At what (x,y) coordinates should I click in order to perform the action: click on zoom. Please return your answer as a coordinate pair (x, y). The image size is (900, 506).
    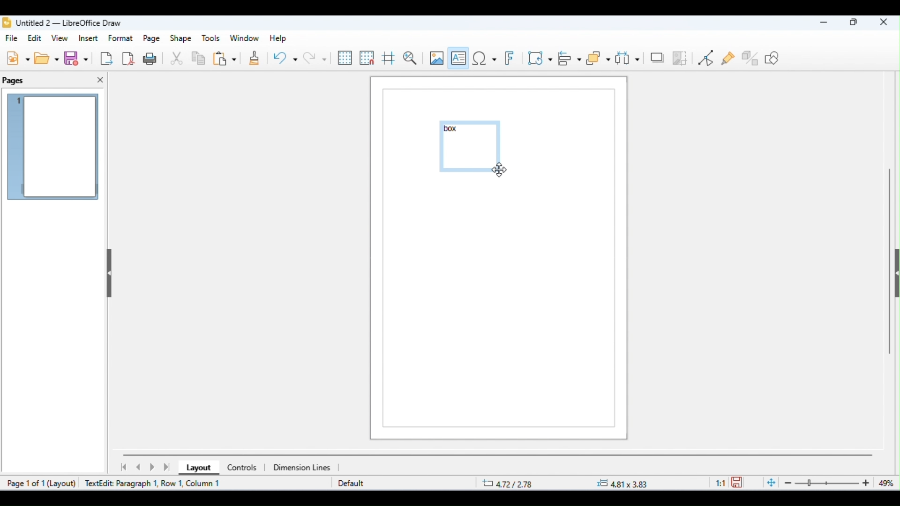
    Looking at the image, I should click on (830, 483).